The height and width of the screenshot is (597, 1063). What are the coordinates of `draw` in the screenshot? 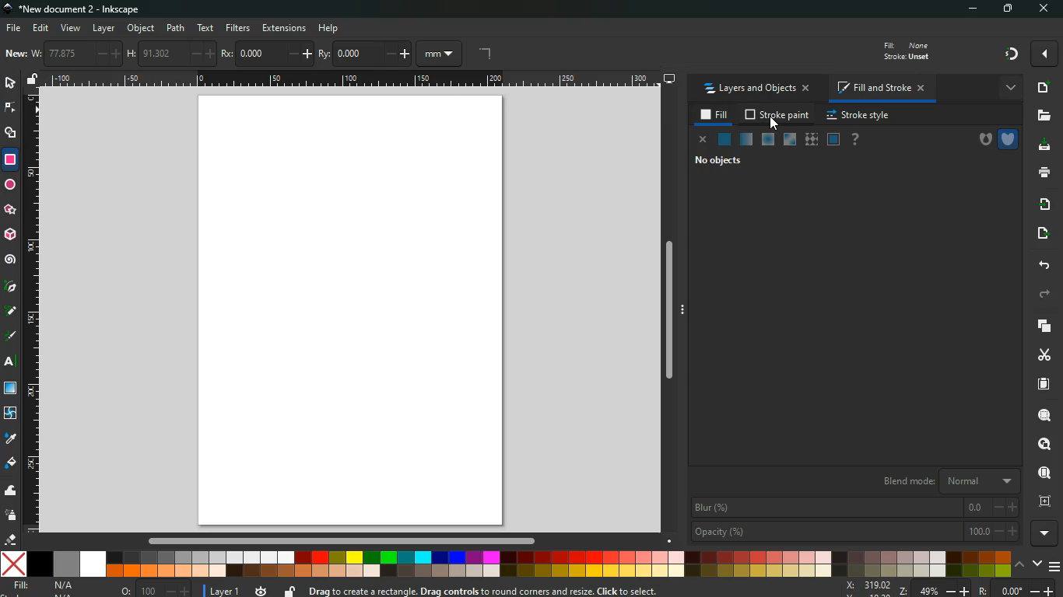 It's located at (11, 337).